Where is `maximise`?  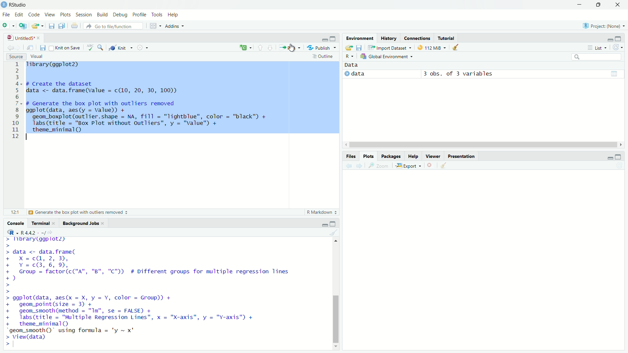 maximise is located at coordinates (600, 6).